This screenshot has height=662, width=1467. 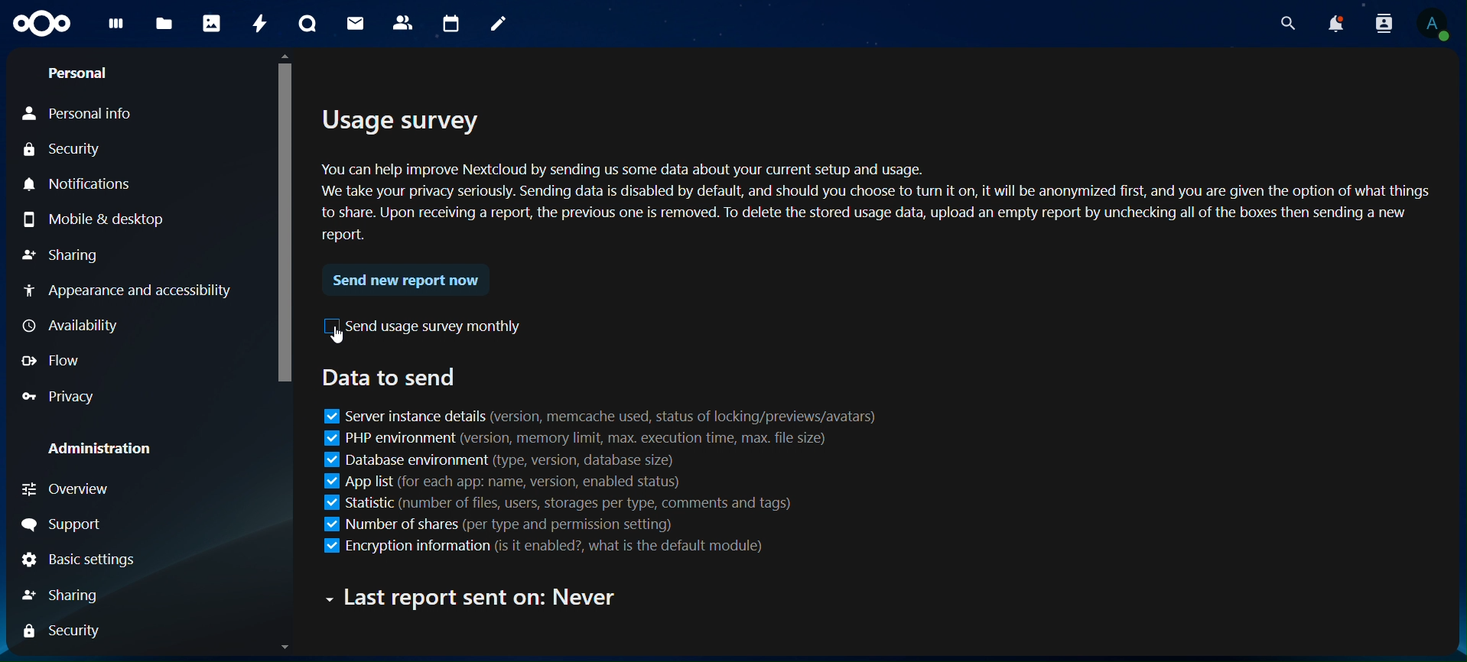 What do you see at coordinates (82, 563) in the screenshot?
I see `Basic settings` at bounding box center [82, 563].